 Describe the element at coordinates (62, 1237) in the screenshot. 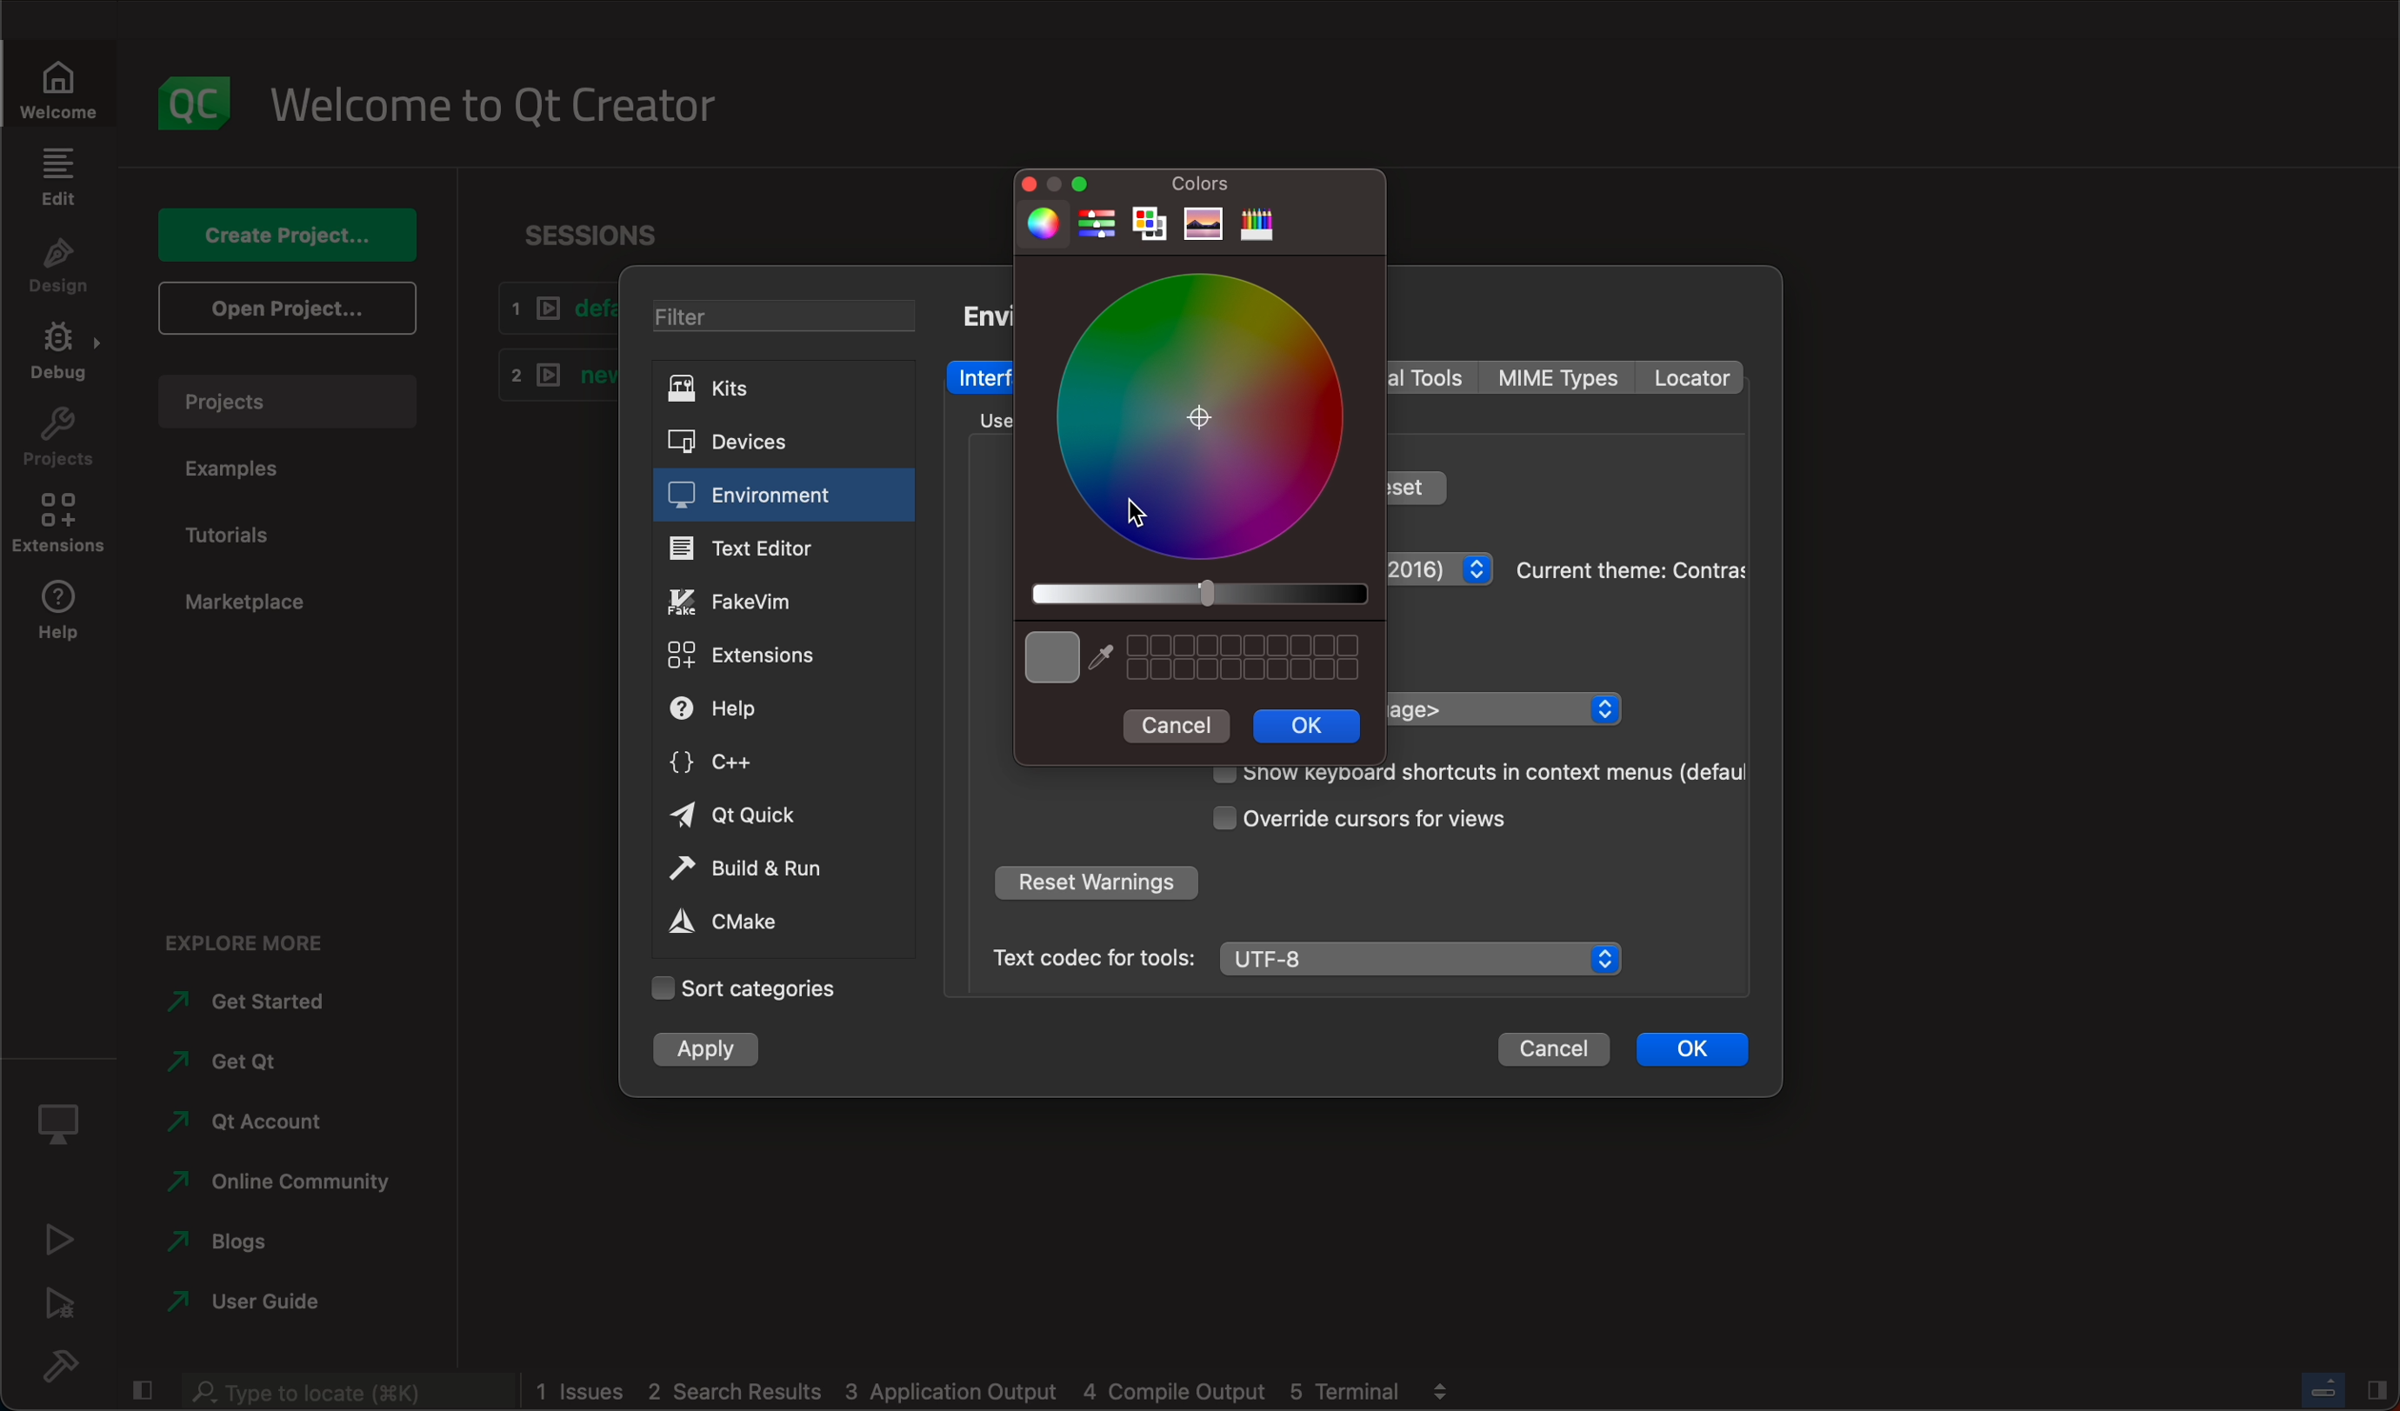

I see `run` at that location.